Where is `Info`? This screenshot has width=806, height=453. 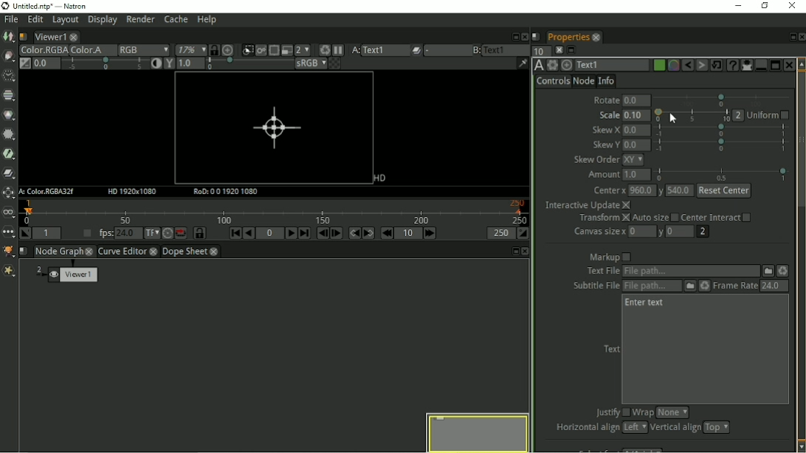 Info is located at coordinates (607, 81).